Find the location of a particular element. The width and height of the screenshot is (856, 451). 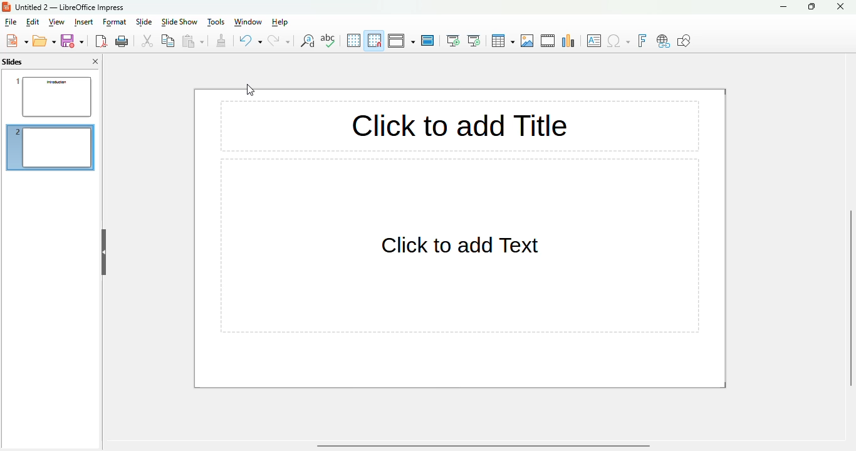

export directly as PDF is located at coordinates (101, 41).